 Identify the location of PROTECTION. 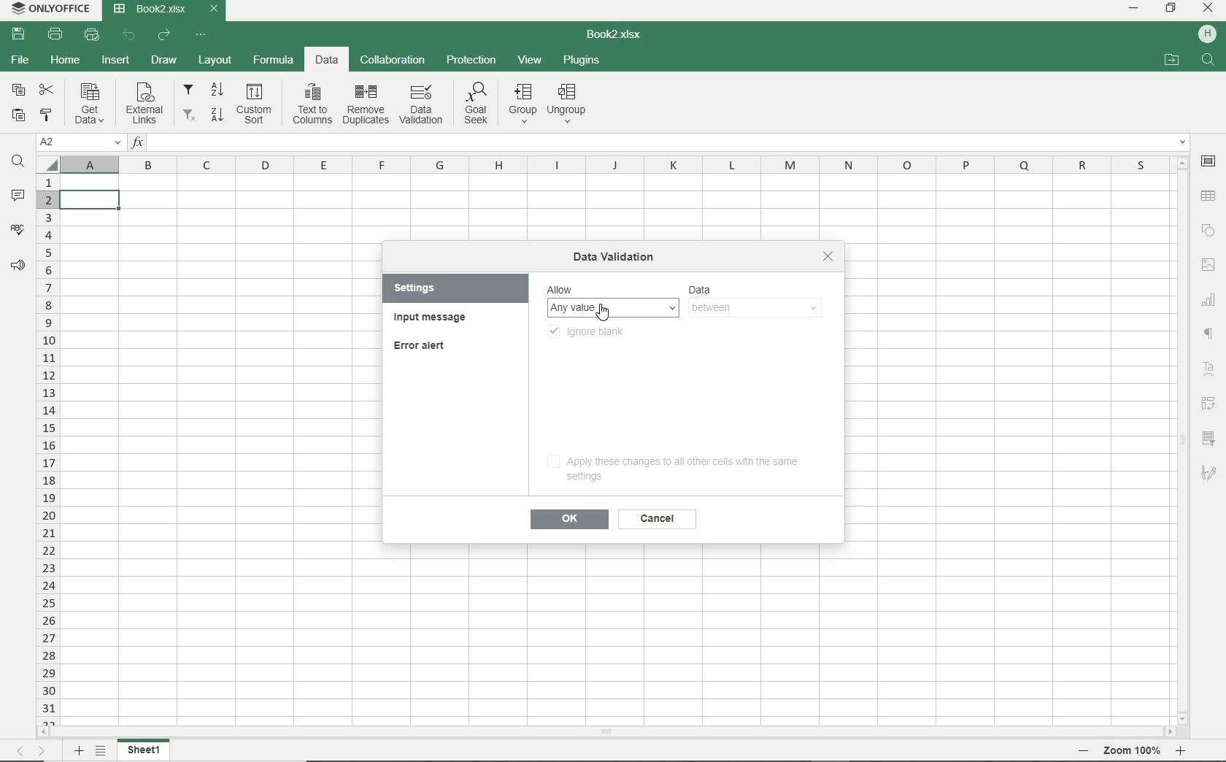
(470, 61).